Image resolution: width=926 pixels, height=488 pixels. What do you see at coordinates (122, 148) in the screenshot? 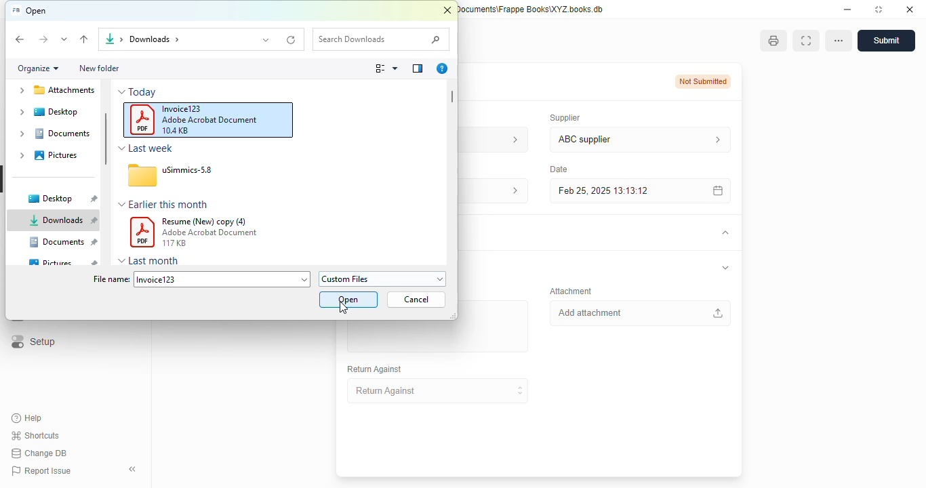
I see `dropdown` at bounding box center [122, 148].